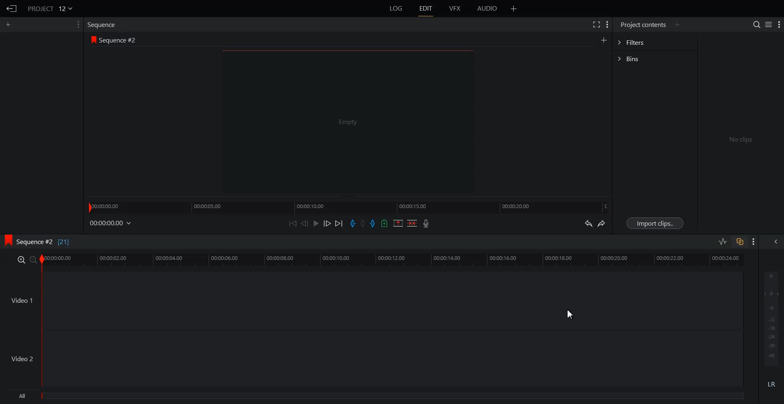 Image resolution: width=784 pixels, height=404 pixels. What do you see at coordinates (373, 224) in the screenshot?
I see `Add out mark in the current video` at bounding box center [373, 224].